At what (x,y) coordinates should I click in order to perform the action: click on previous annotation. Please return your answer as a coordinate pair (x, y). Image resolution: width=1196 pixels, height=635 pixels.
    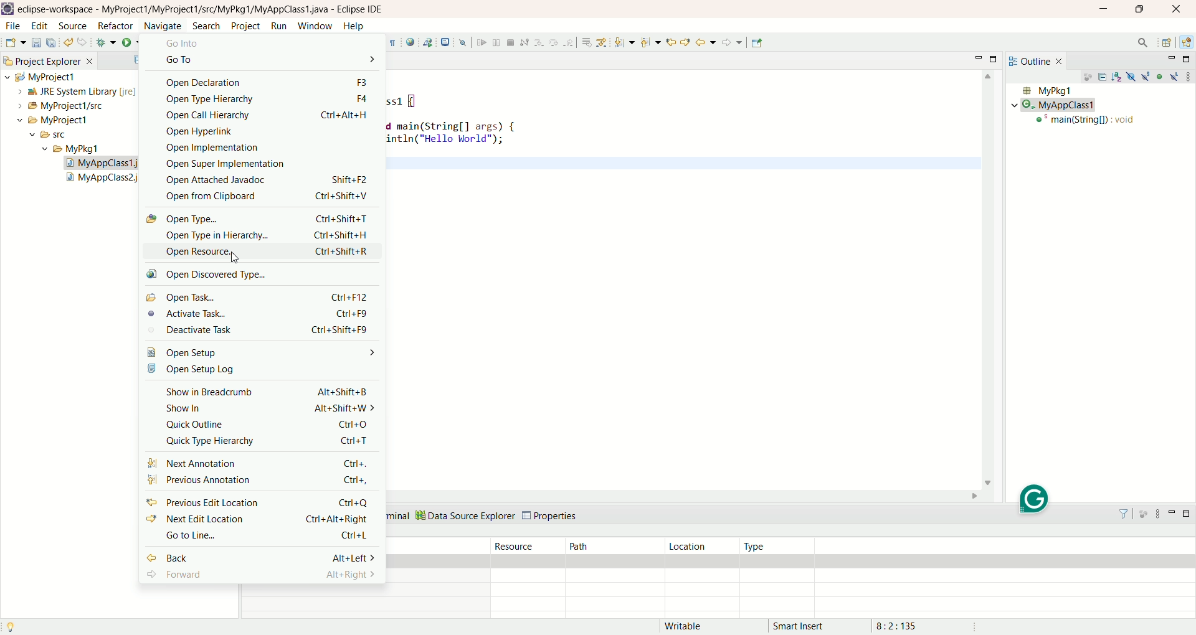
    Looking at the image, I should click on (259, 481).